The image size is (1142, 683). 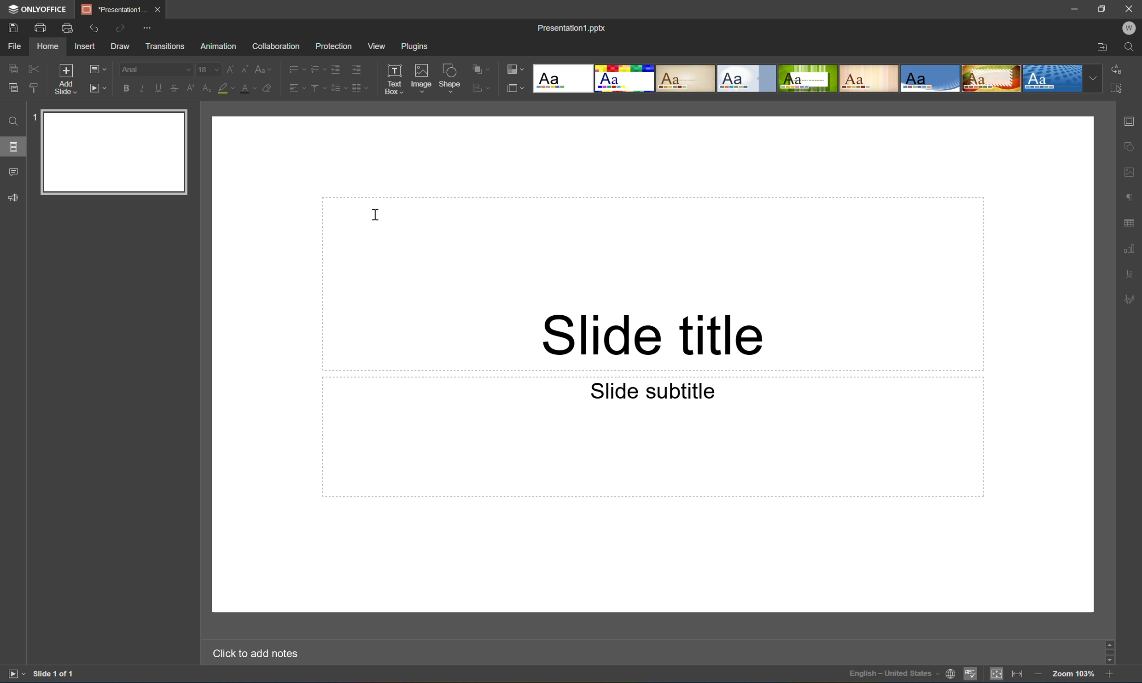 I want to click on Bullets, so click(x=297, y=67).